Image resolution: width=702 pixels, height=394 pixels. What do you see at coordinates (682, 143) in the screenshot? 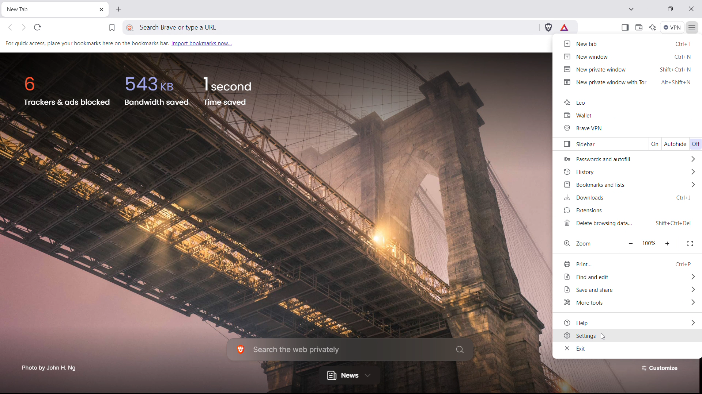
I see `autohide toggle` at bounding box center [682, 143].